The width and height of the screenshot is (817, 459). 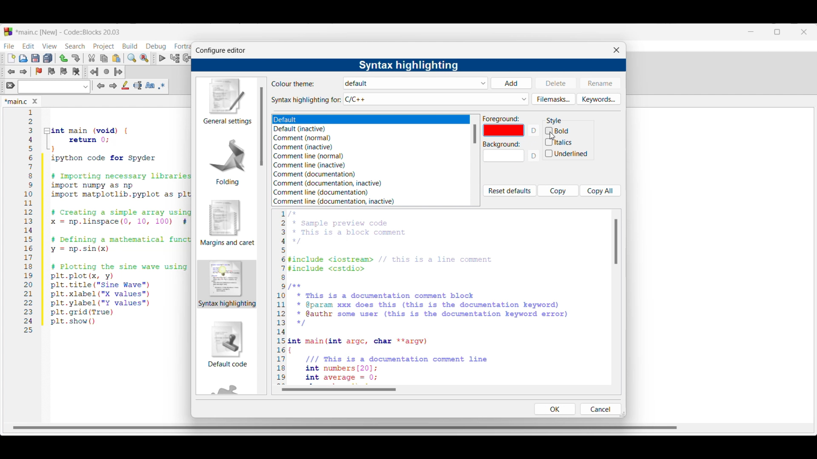 What do you see at coordinates (501, 119) in the screenshot?
I see `Indicates foreground color options` at bounding box center [501, 119].